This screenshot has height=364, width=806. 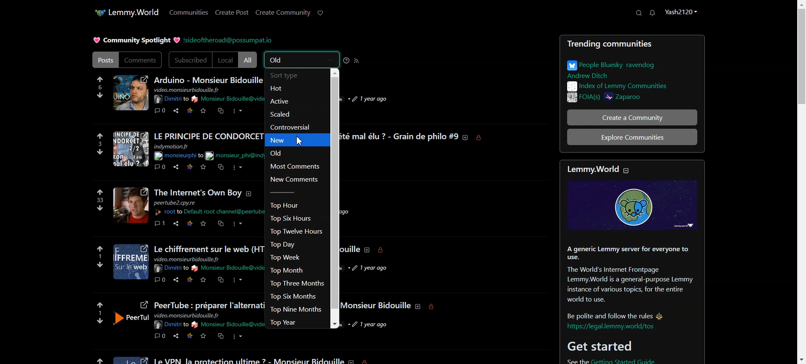 What do you see at coordinates (293, 166) in the screenshot?
I see `Most Comments` at bounding box center [293, 166].